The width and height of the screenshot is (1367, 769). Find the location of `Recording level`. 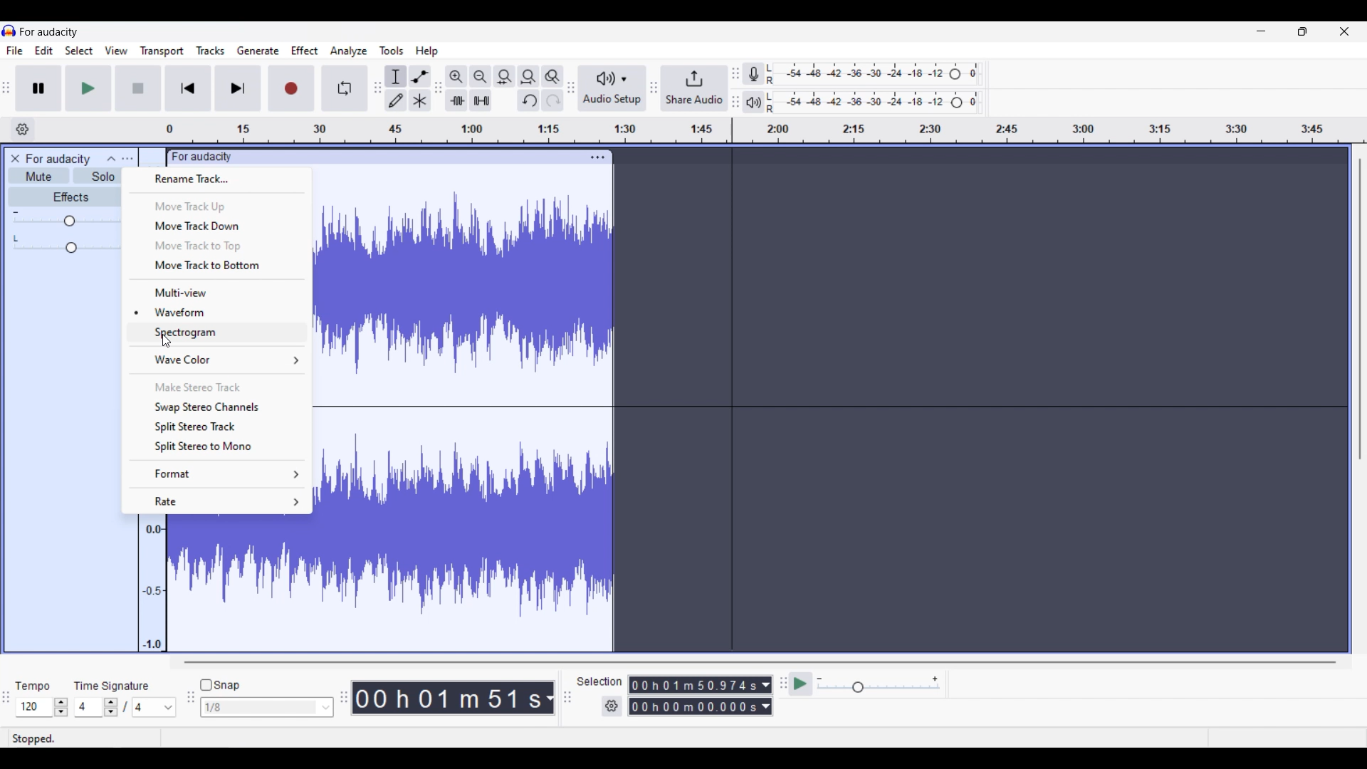

Recording level is located at coordinates (874, 72).